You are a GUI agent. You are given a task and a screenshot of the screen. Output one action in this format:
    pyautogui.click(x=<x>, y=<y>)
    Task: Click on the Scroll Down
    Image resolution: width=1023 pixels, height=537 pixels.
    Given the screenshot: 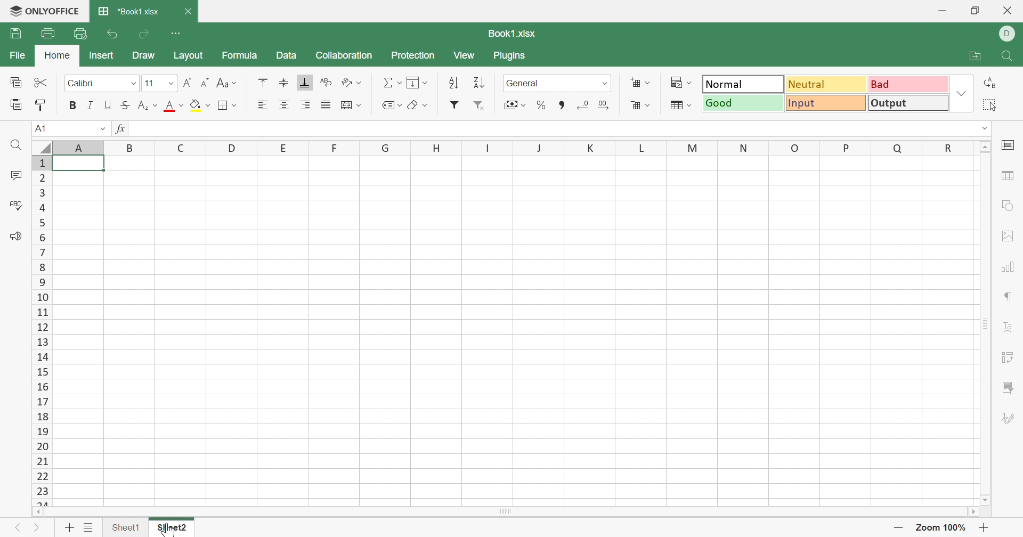 What is the action you would take?
    pyautogui.click(x=987, y=500)
    